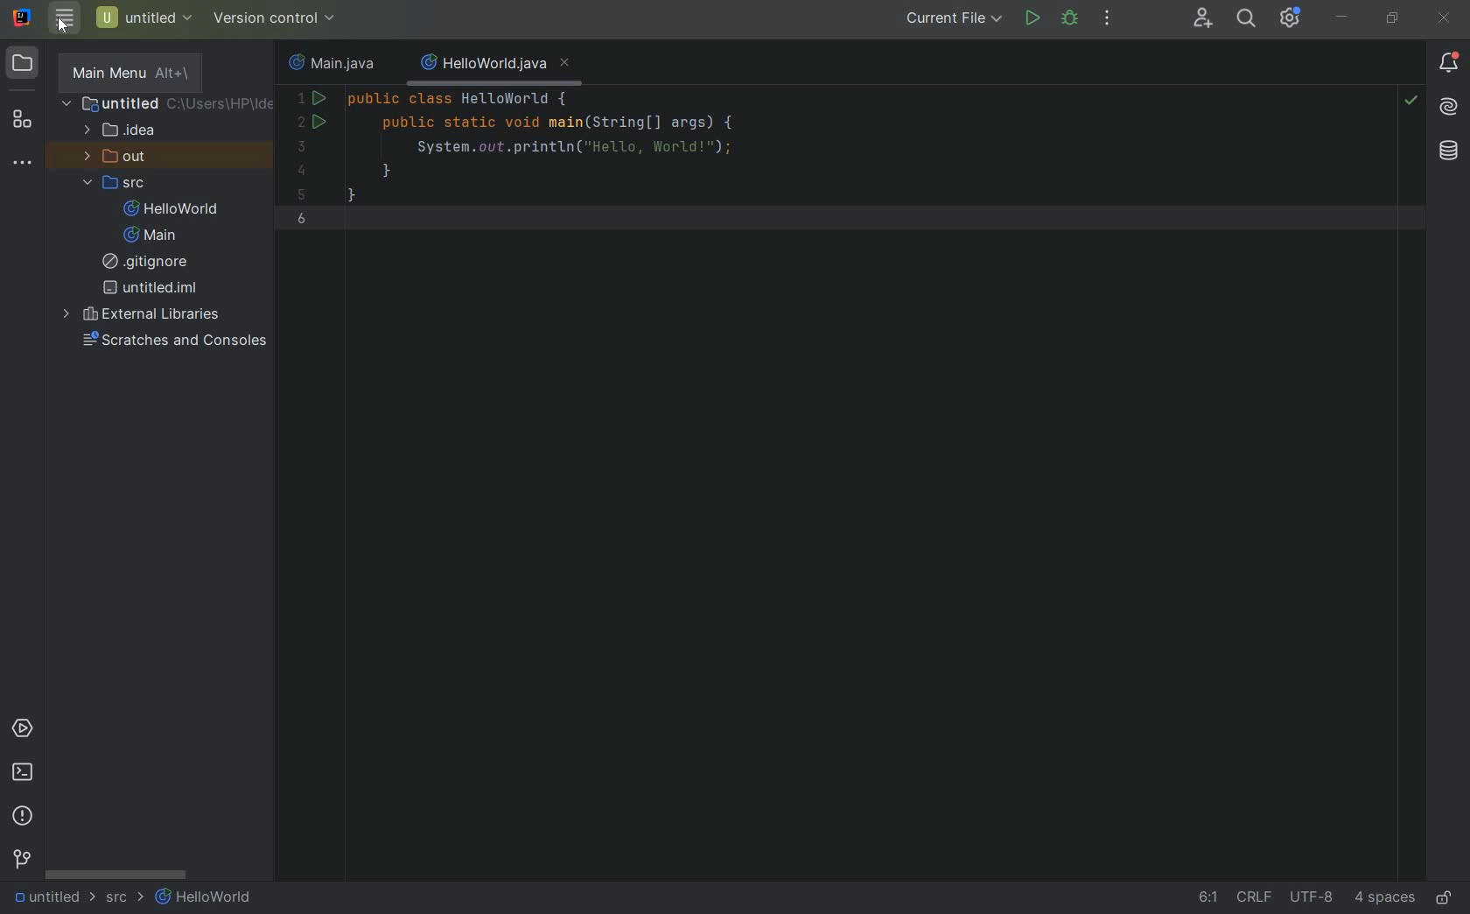  What do you see at coordinates (52, 898) in the screenshot?
I see `UNTITLED` at bounding box center [52, 898].